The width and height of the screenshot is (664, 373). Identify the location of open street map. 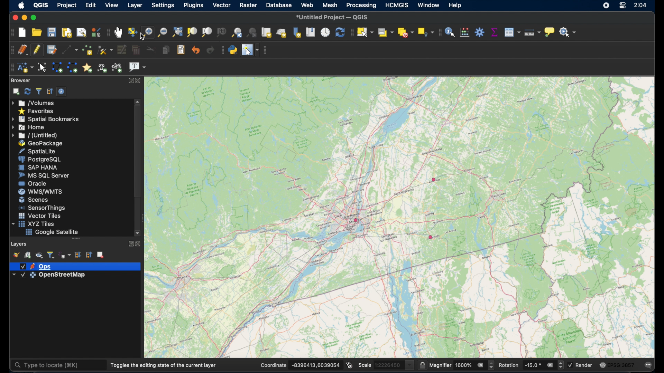
(541, 301).